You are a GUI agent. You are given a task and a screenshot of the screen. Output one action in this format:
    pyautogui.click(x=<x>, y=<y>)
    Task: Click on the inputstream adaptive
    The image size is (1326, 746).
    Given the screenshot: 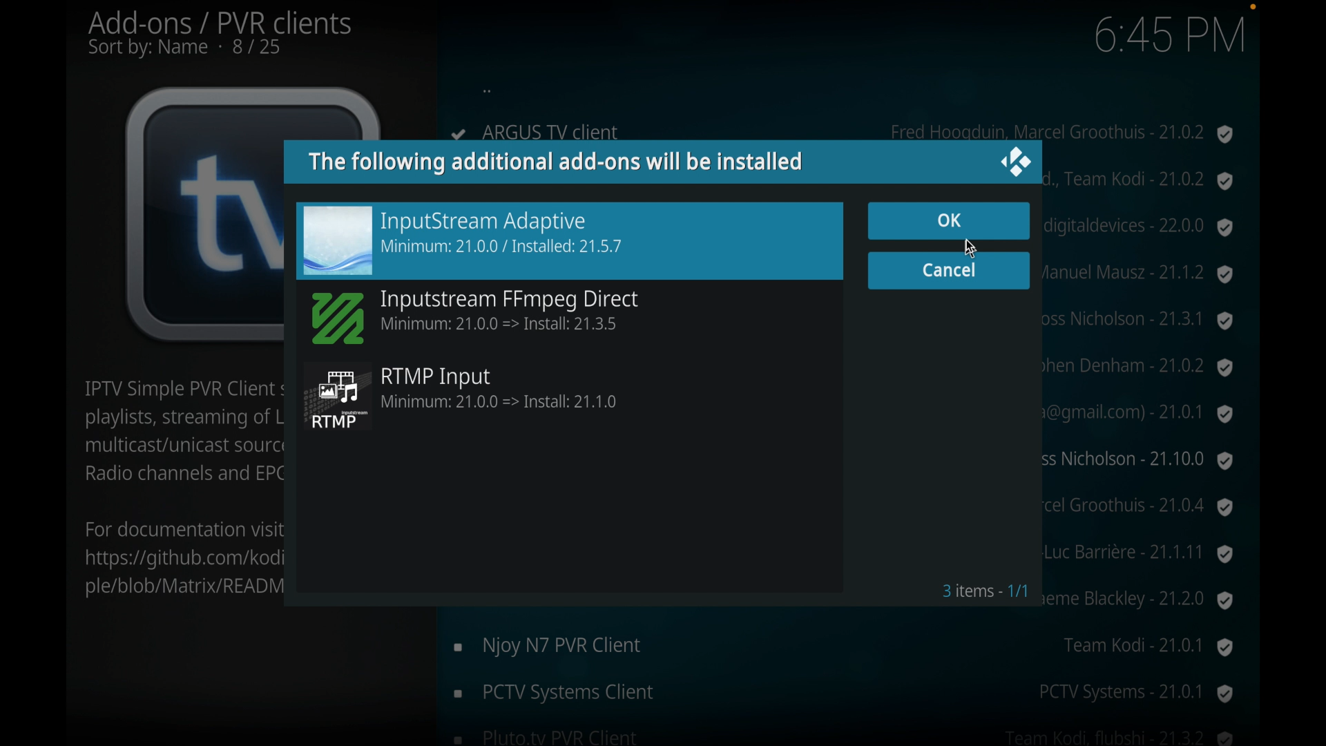 What is the action you would take?
    pyautogui.click(x=463, y=240)
    